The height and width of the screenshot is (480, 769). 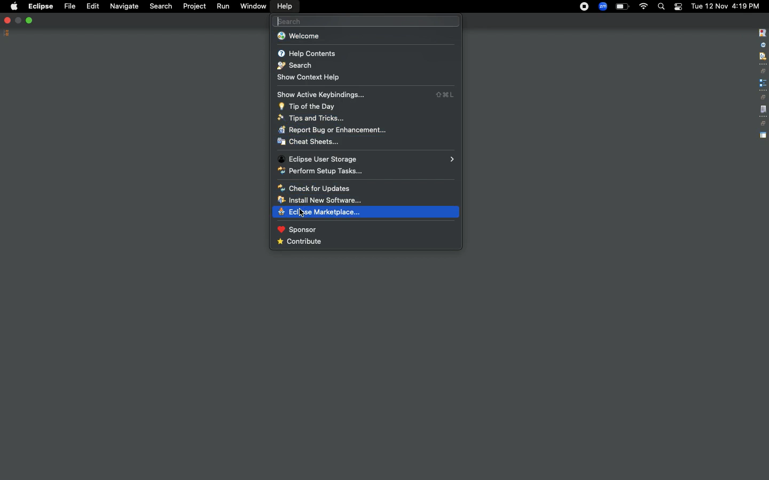 I want to click on Project, so click(x=195, y=6).